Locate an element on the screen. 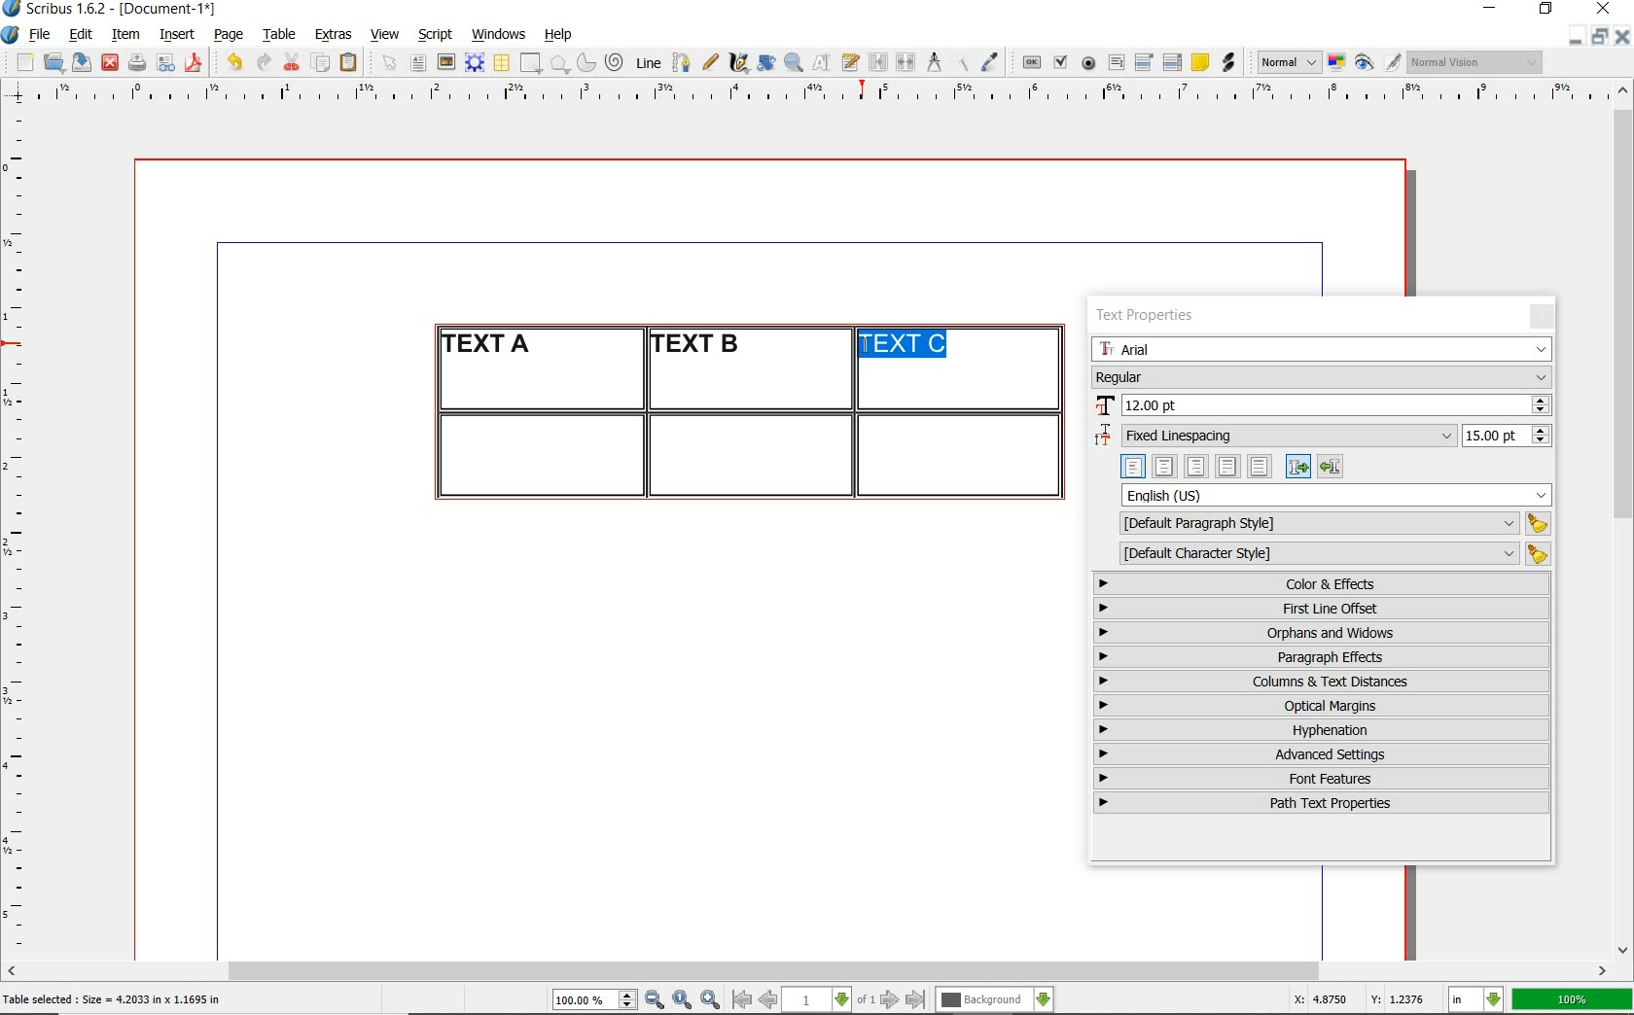  pdf combo box is located at coordinates (1145, 61).